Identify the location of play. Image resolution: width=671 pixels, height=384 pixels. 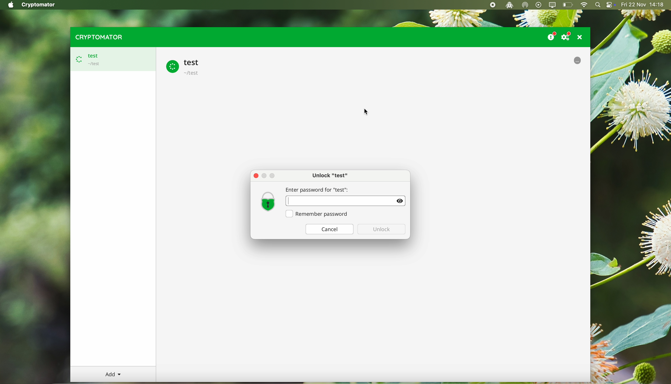
(539, 5).